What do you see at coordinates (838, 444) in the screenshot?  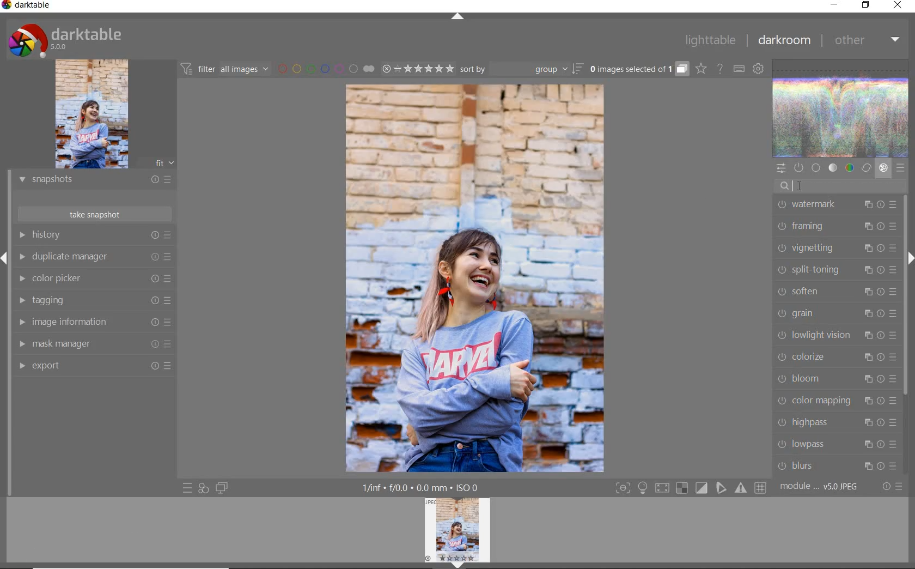 I see `lowpass` at bounding box center [838, 444].